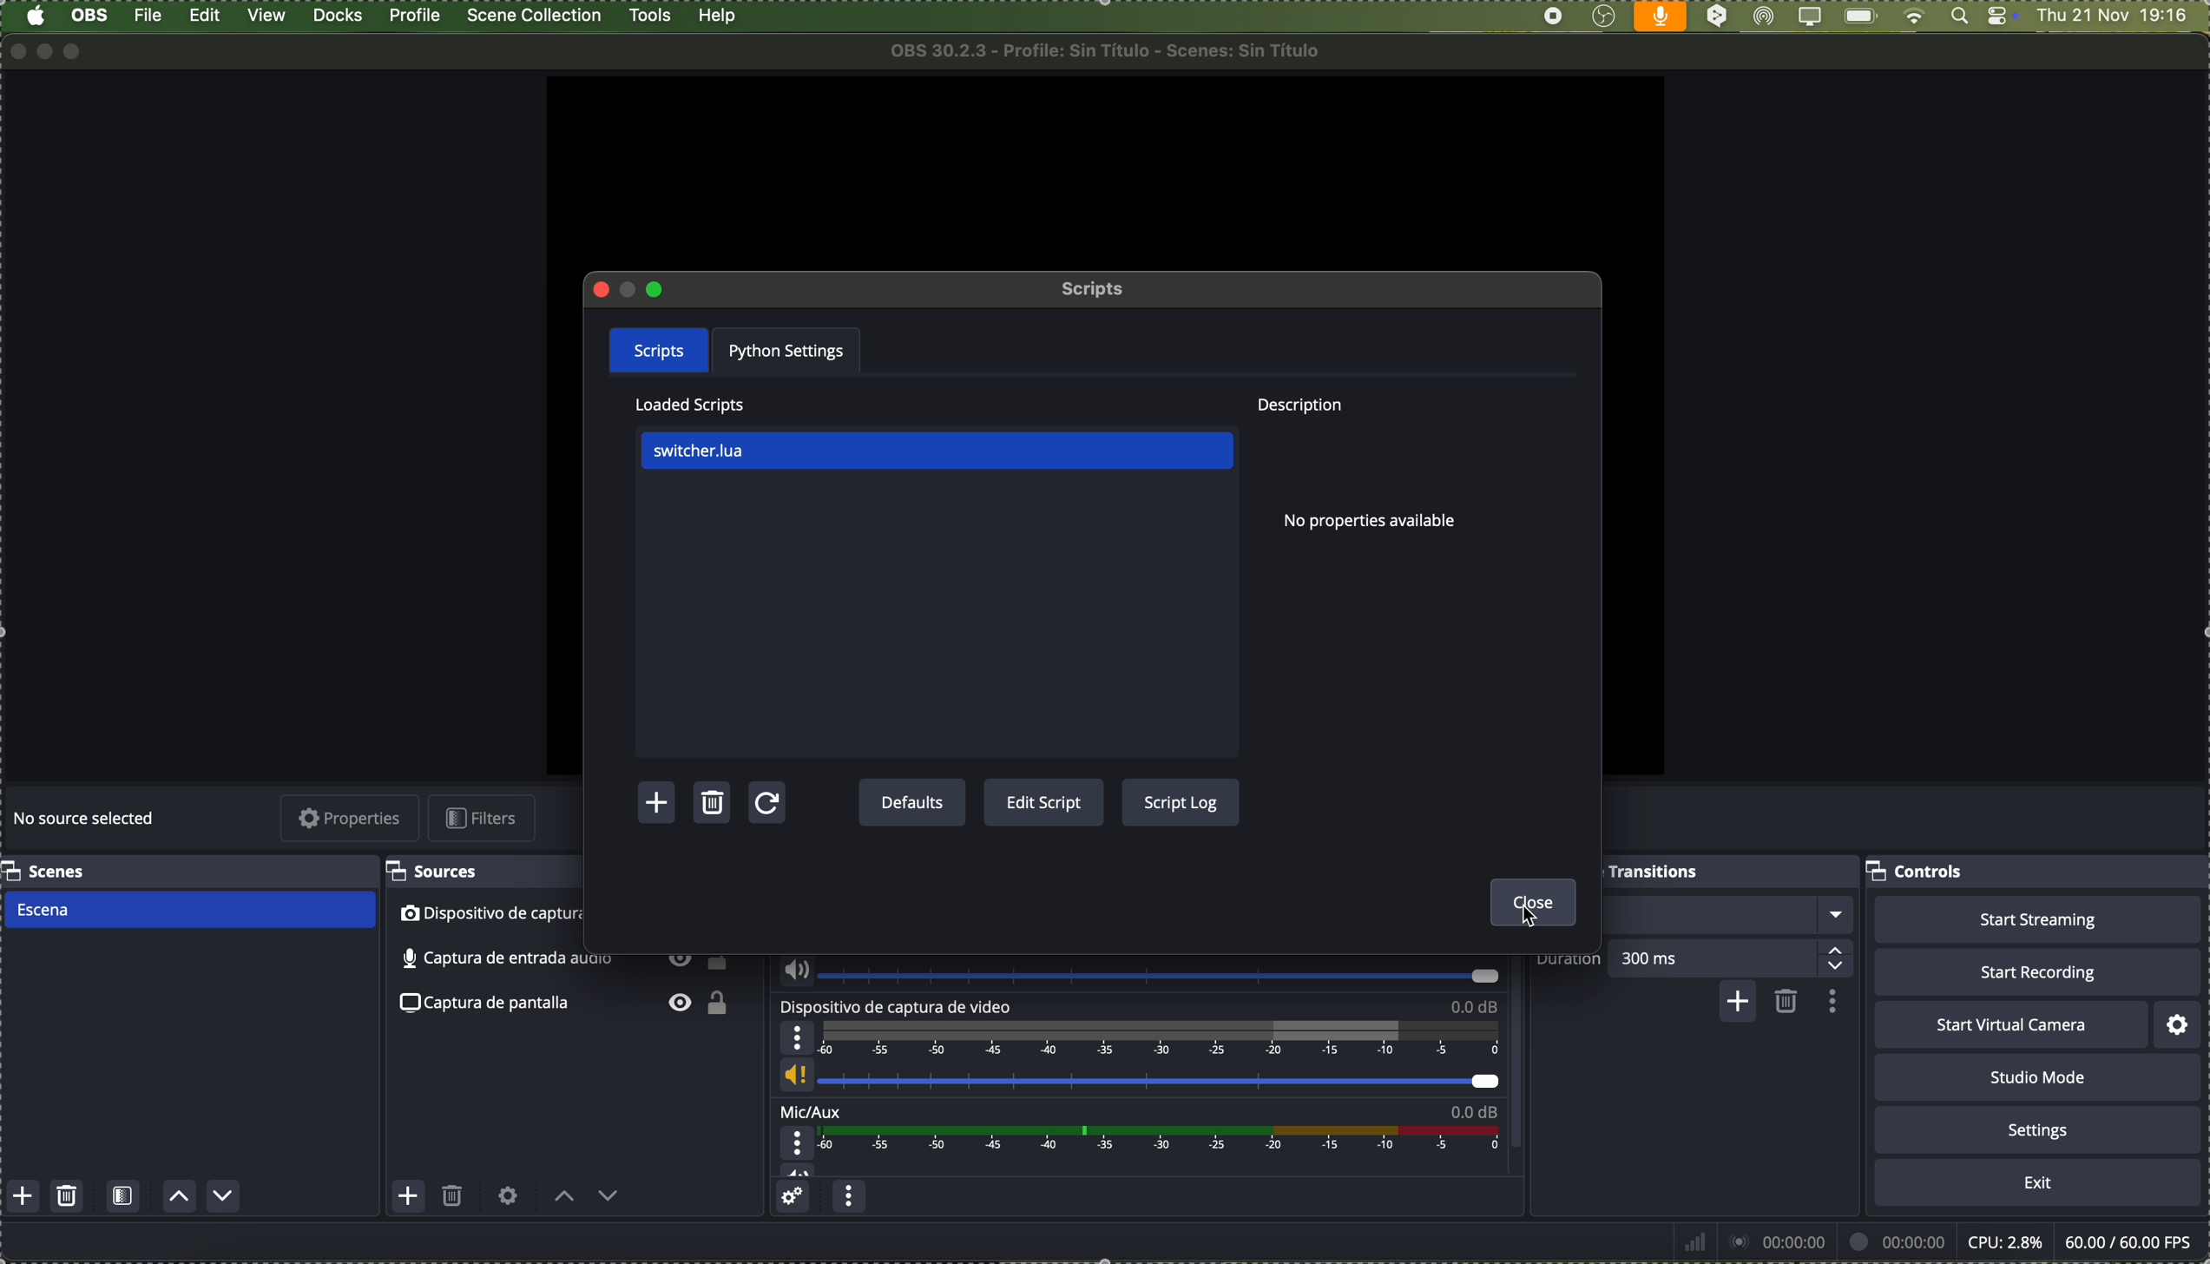  Describe the element at coordinates (1134, 1141) in the screenshot. I see `Mic/Aux` at that location.